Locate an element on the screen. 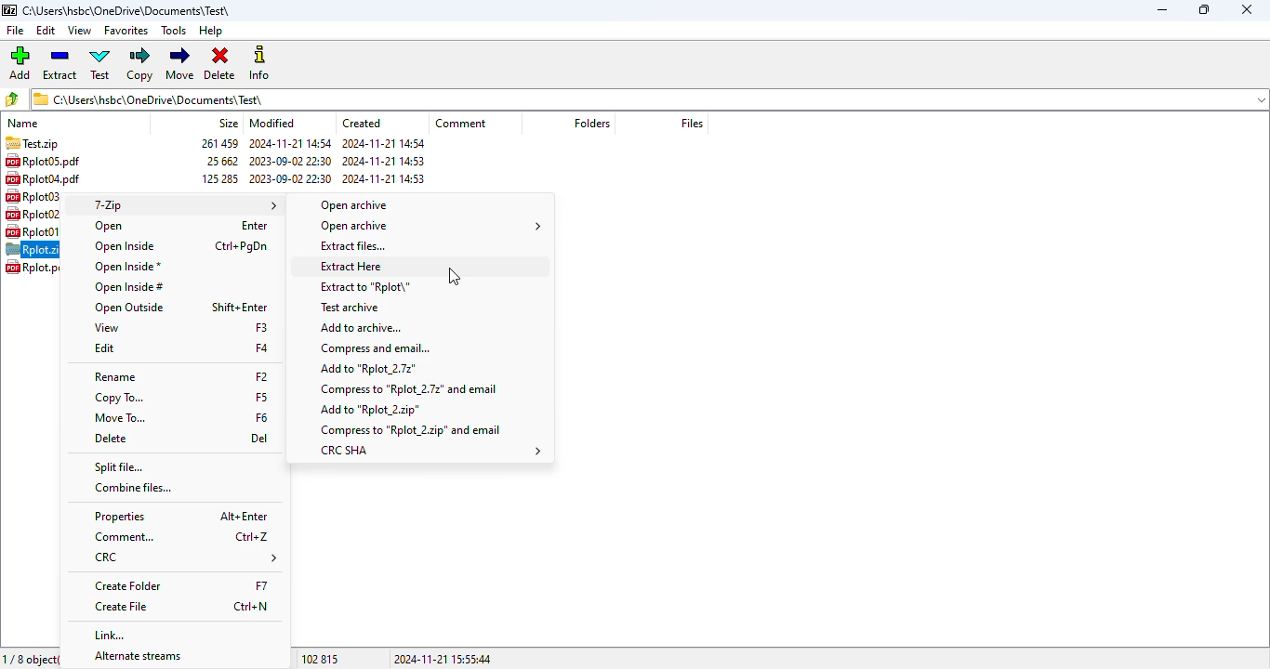 This screenshot has width=1270, height=669. link is located at coordinates (111, 634).